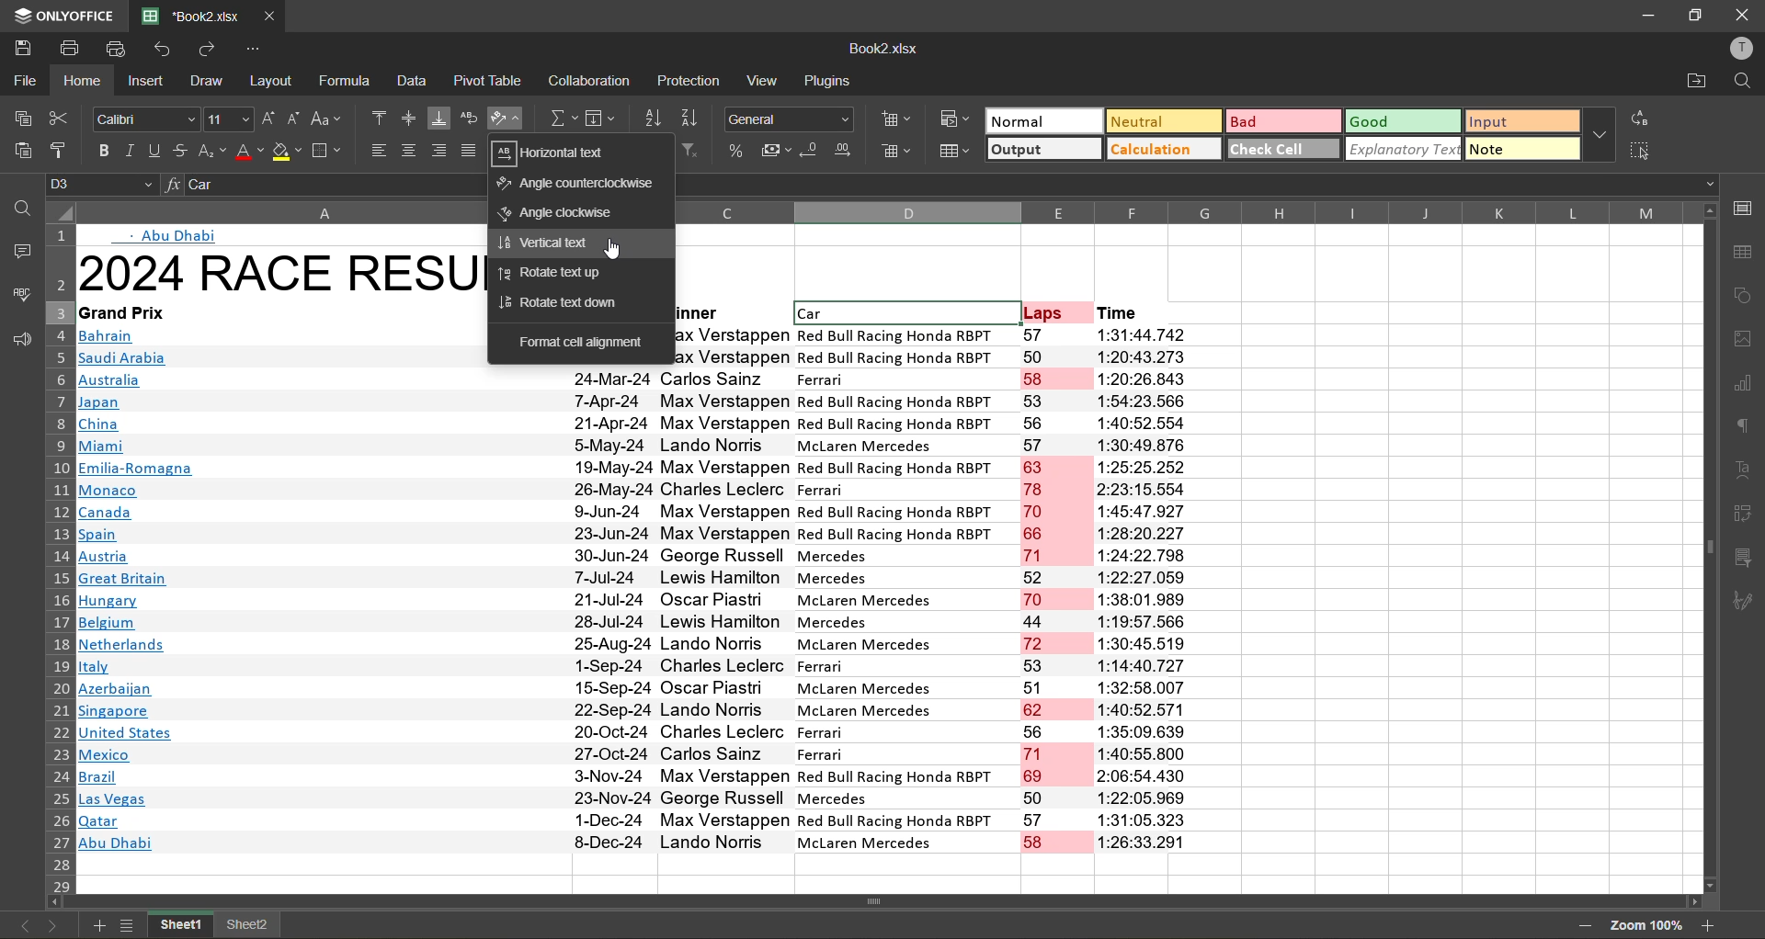 Image resolution: width=1765 pixels, height=939 pixels. Describe the element at coordinates (166, 46) in the screenshot. I see `undo` at that location.